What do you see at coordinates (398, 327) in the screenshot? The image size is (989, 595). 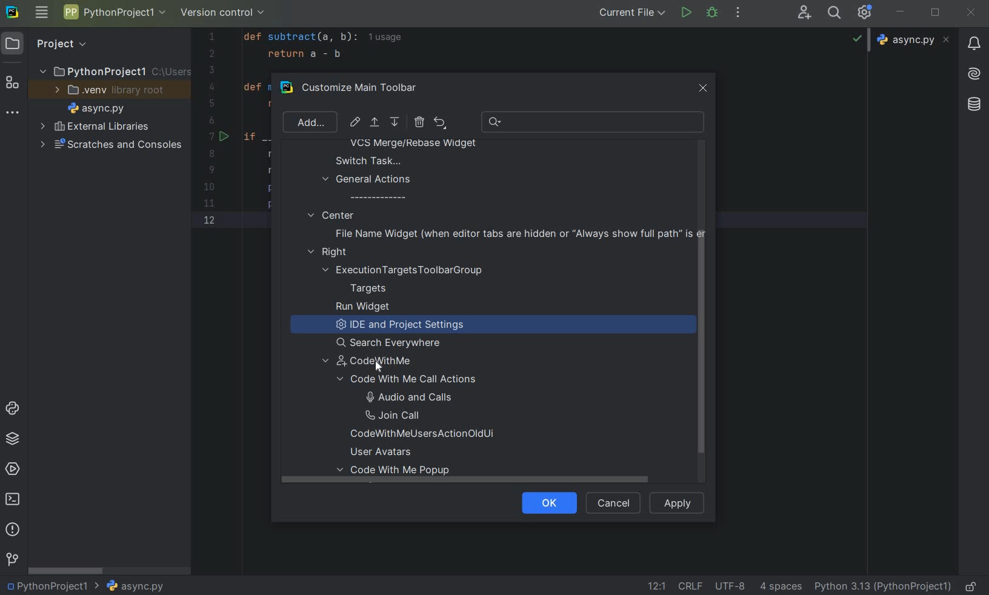 I see `ide and project settings` at bounding box center [398, 327].